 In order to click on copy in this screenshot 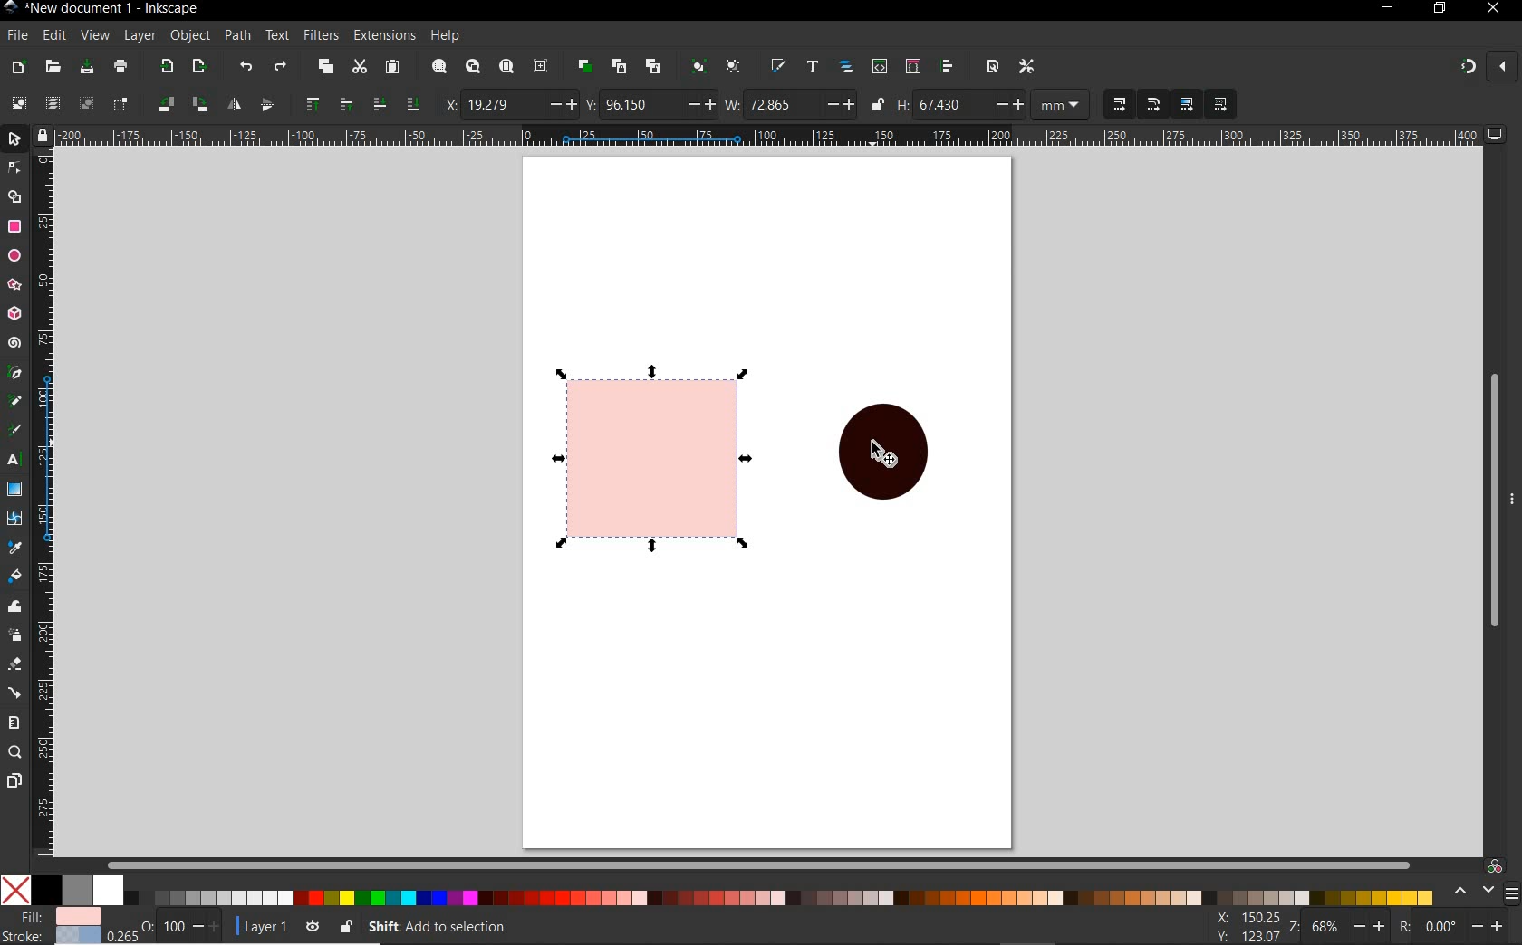, I will do `click(325, 67)`.